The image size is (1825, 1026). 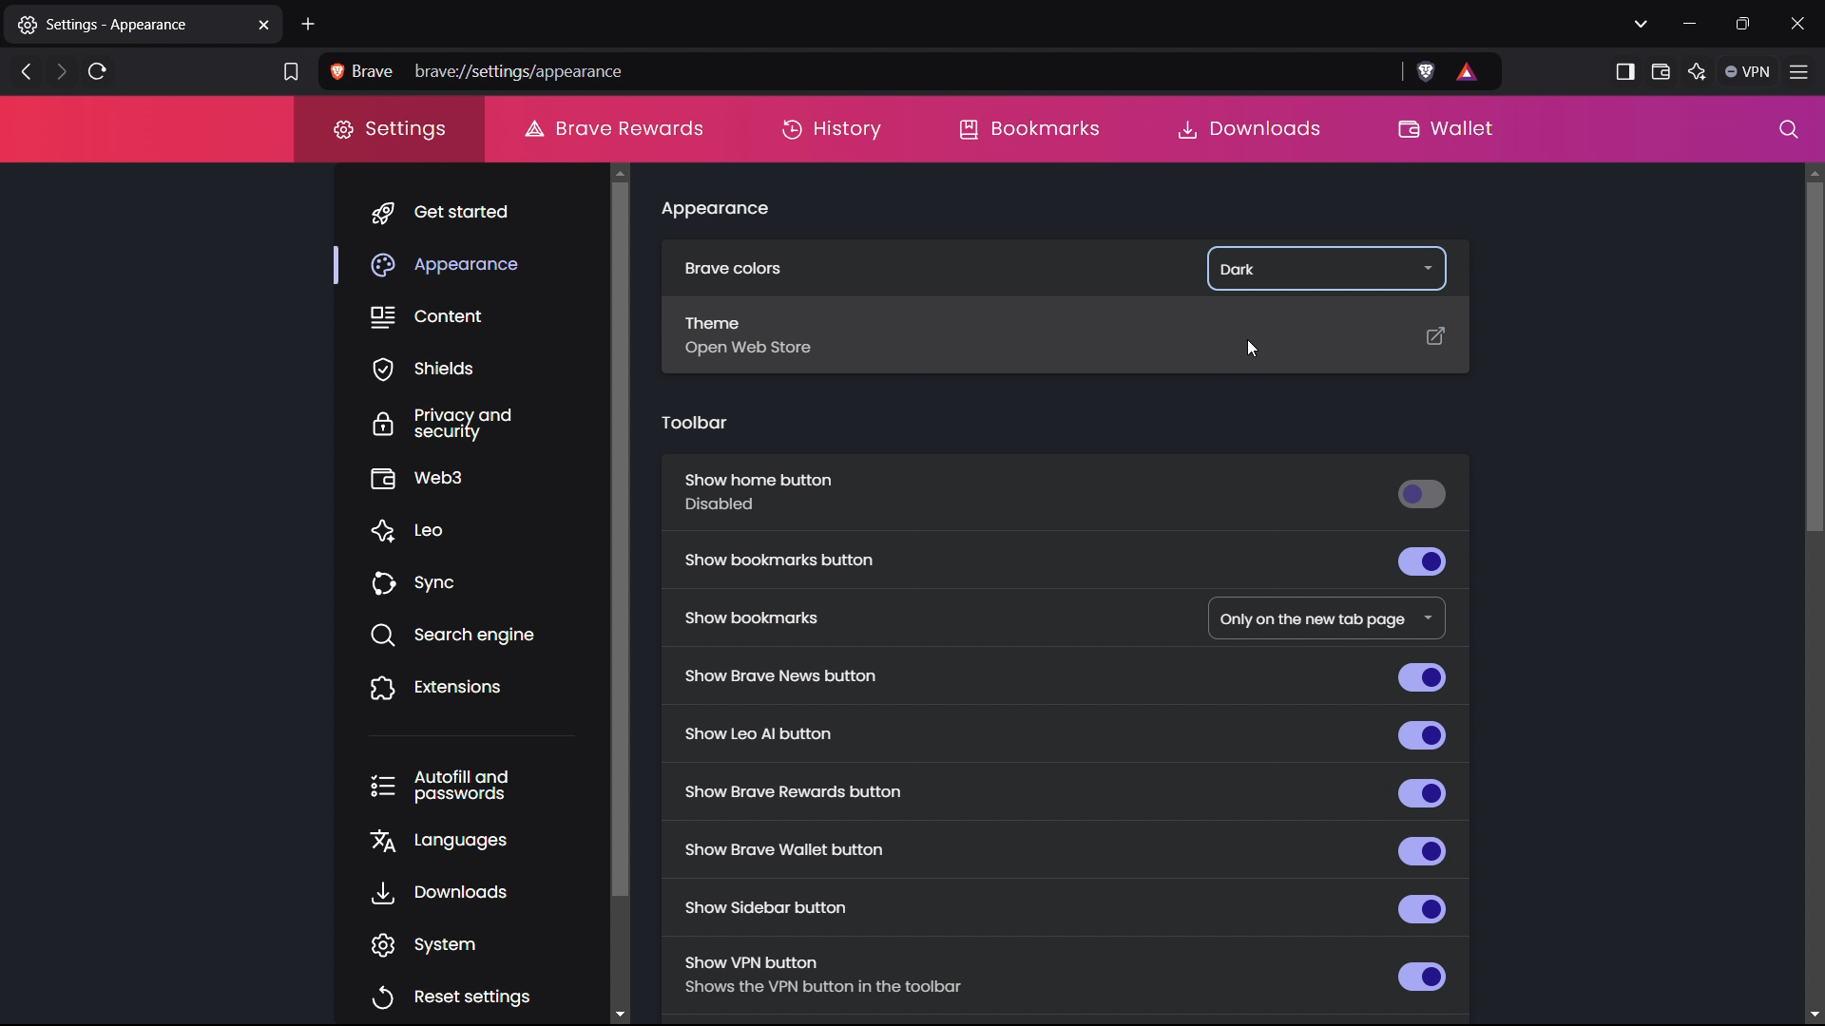 What do you see at coordinates (1064, 678) in the screenshot?
I see `show brave news button` at bounding box center [1064, 678].